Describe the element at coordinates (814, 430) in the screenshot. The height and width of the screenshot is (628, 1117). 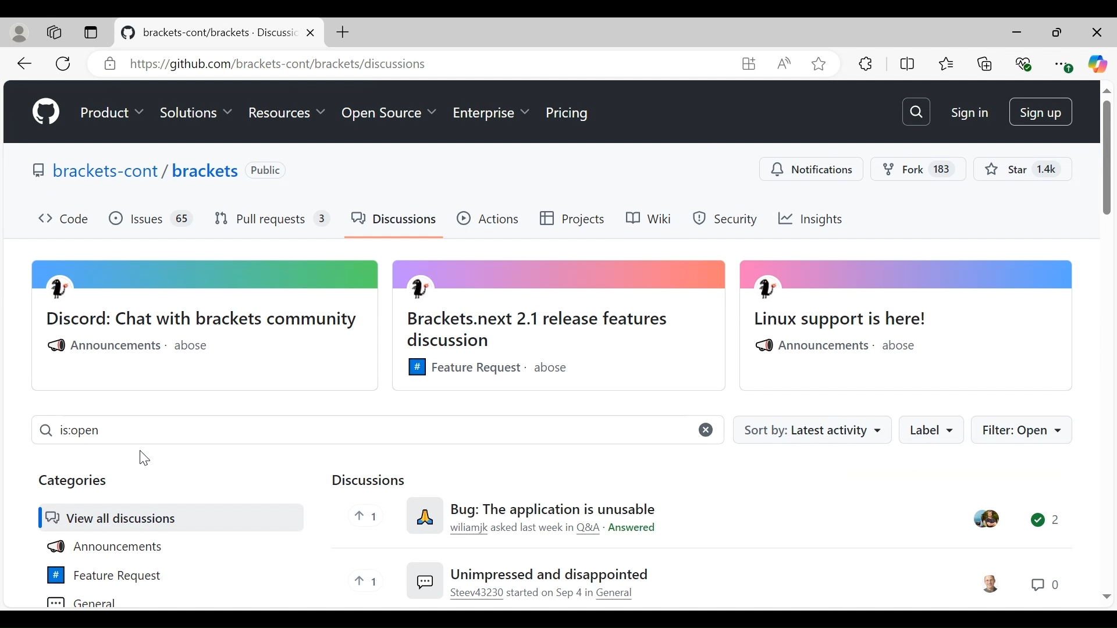
I see `Sort by: latest activity` at that location.